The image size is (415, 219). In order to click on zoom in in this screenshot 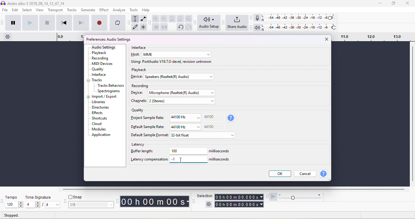, I will do `click(156, 19)`.